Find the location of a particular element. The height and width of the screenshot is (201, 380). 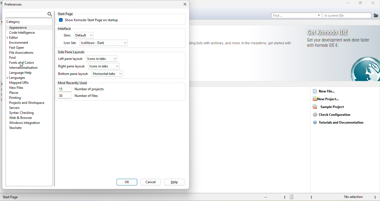

text is located at coordinates (241, 43).